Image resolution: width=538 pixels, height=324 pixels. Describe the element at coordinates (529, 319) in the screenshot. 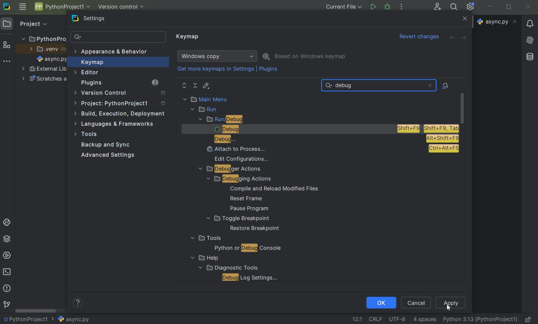

I see `make file readable only` at that location.